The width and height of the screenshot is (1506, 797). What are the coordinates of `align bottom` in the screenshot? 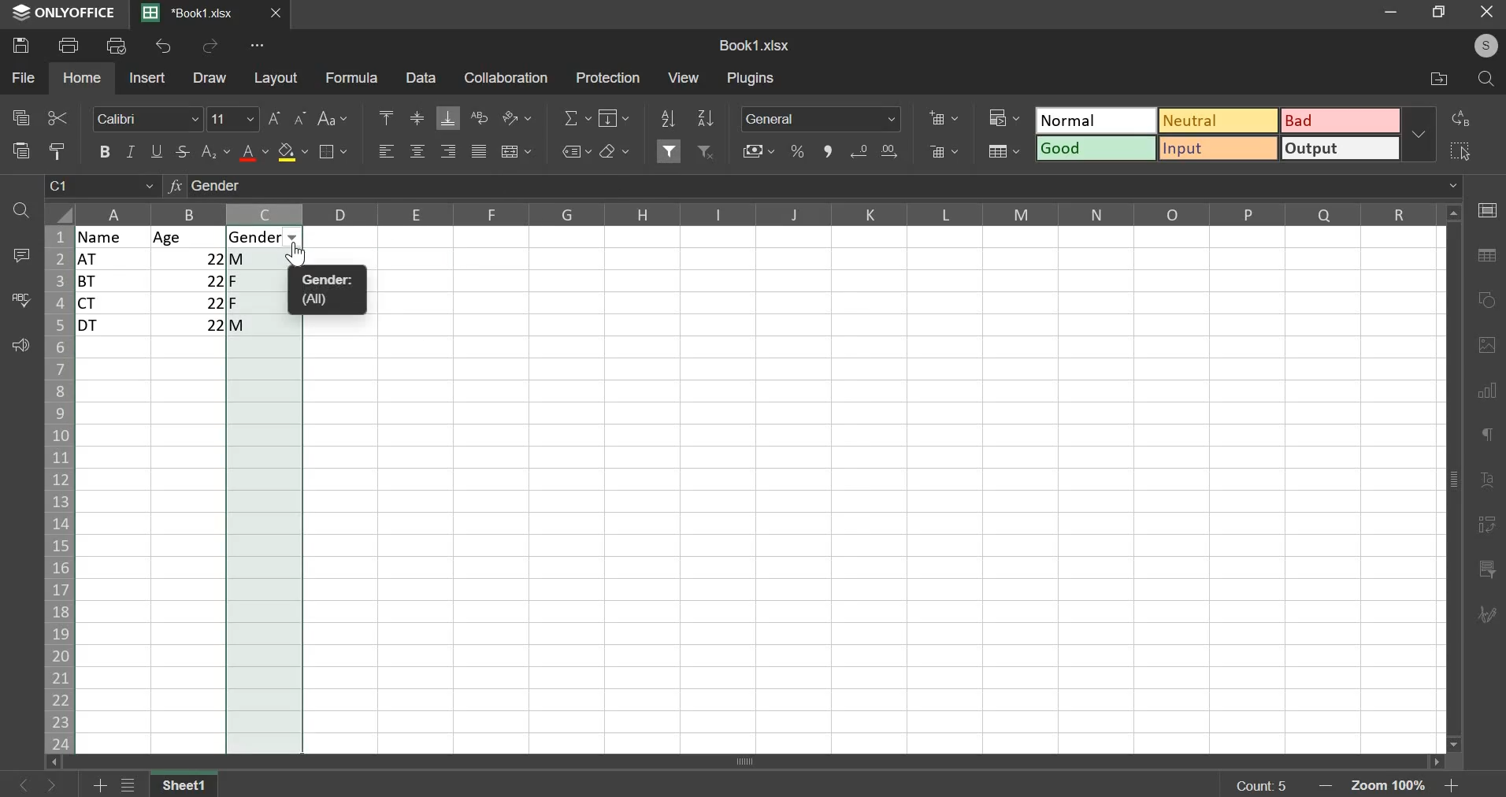 It's located at (447, 118).